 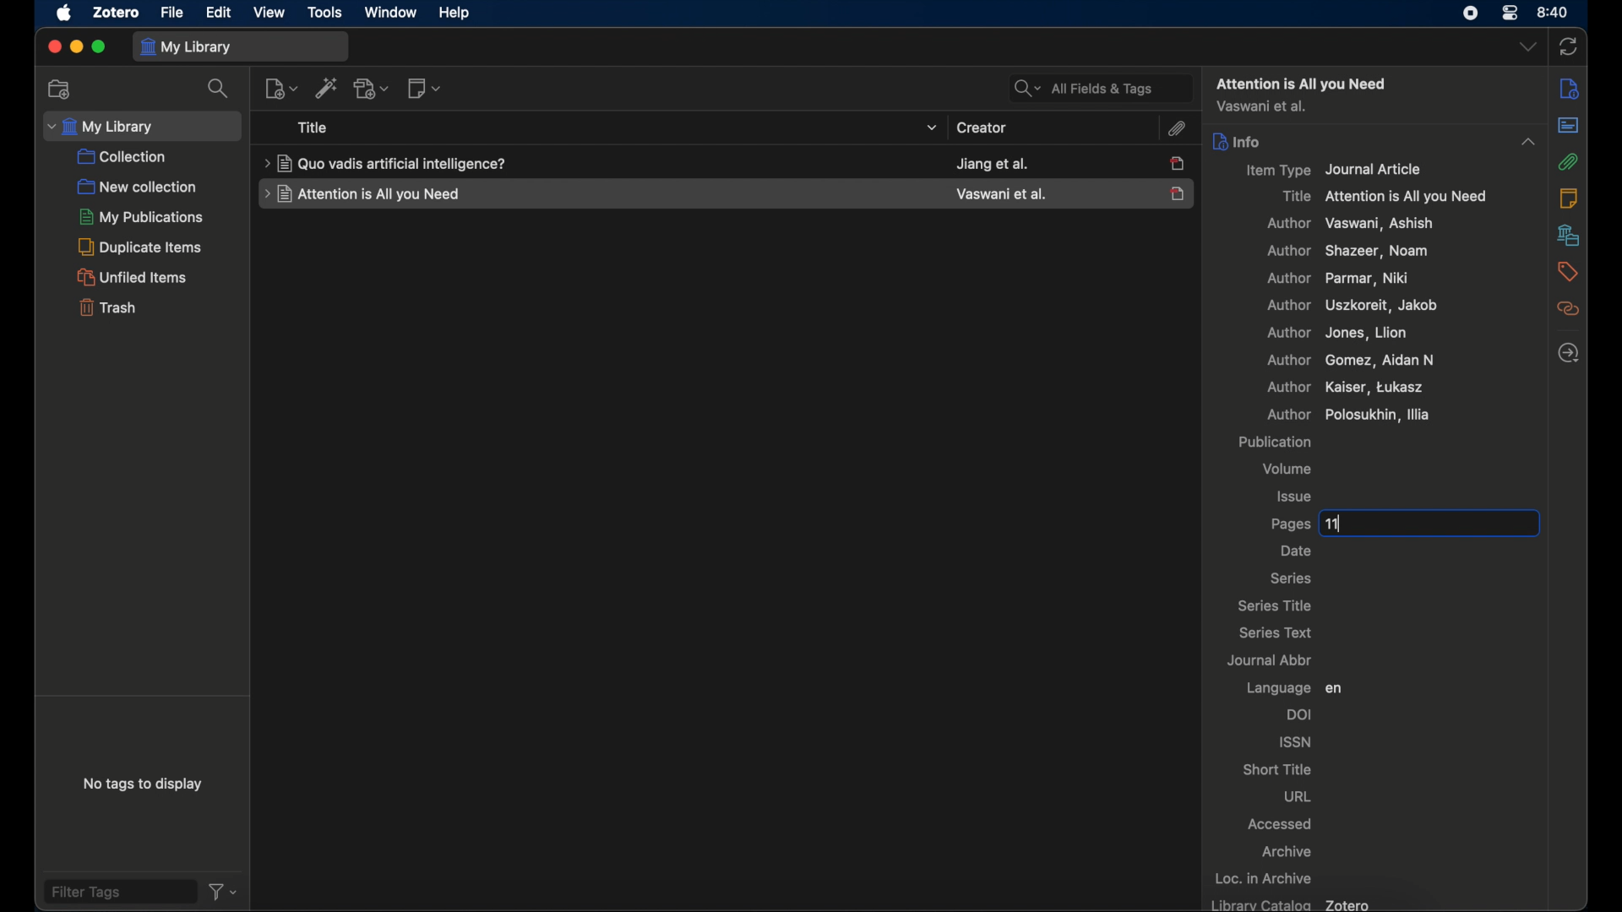 What do you see at coordinates (226, 892) in the screenshot?
I see `filter dropdown` at bounding box center [226, 892].